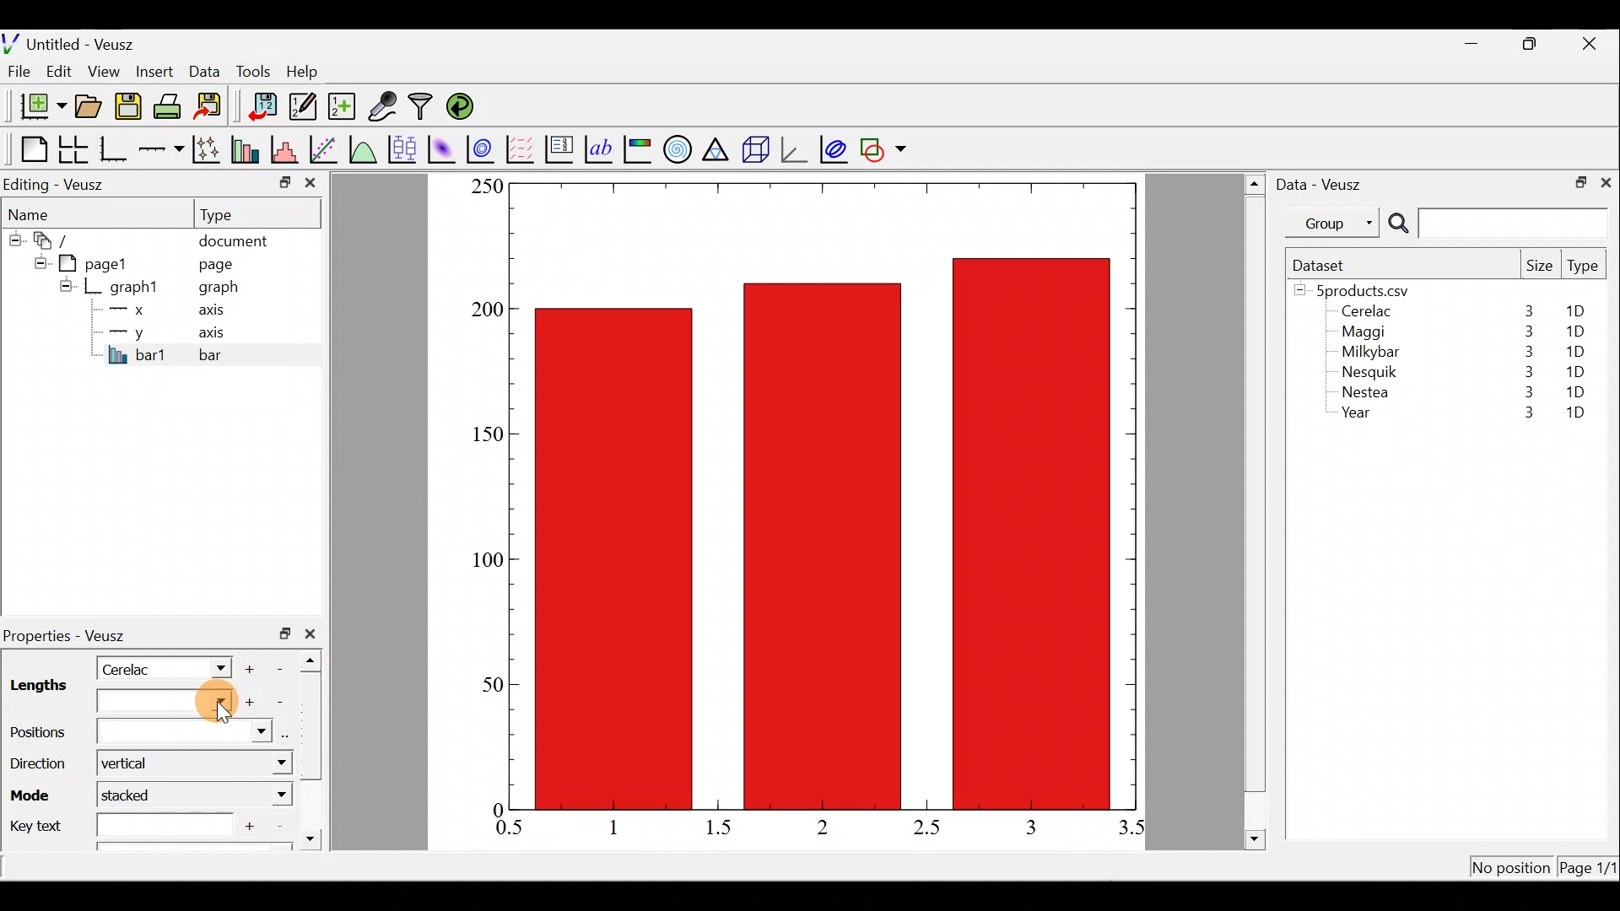 This screenshot has width=1620, height=911. I want to click on 1D, so click(1581, 311).